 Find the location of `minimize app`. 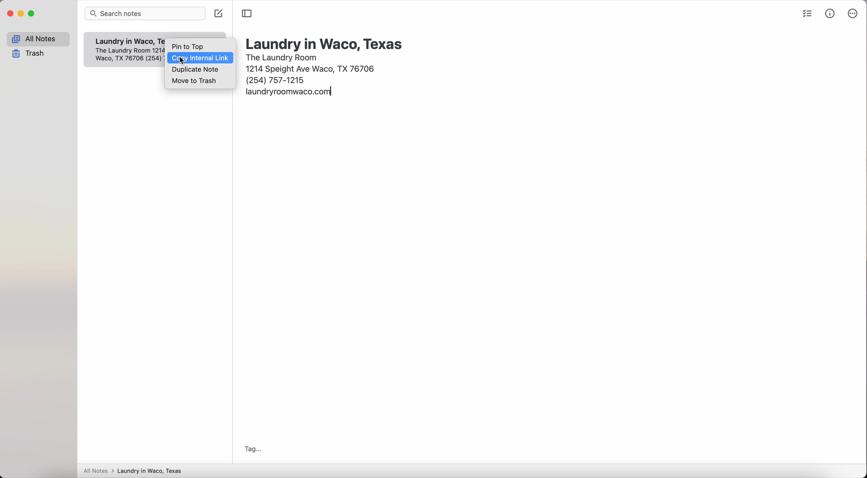

minimize app is located at coordinates (21, 13).